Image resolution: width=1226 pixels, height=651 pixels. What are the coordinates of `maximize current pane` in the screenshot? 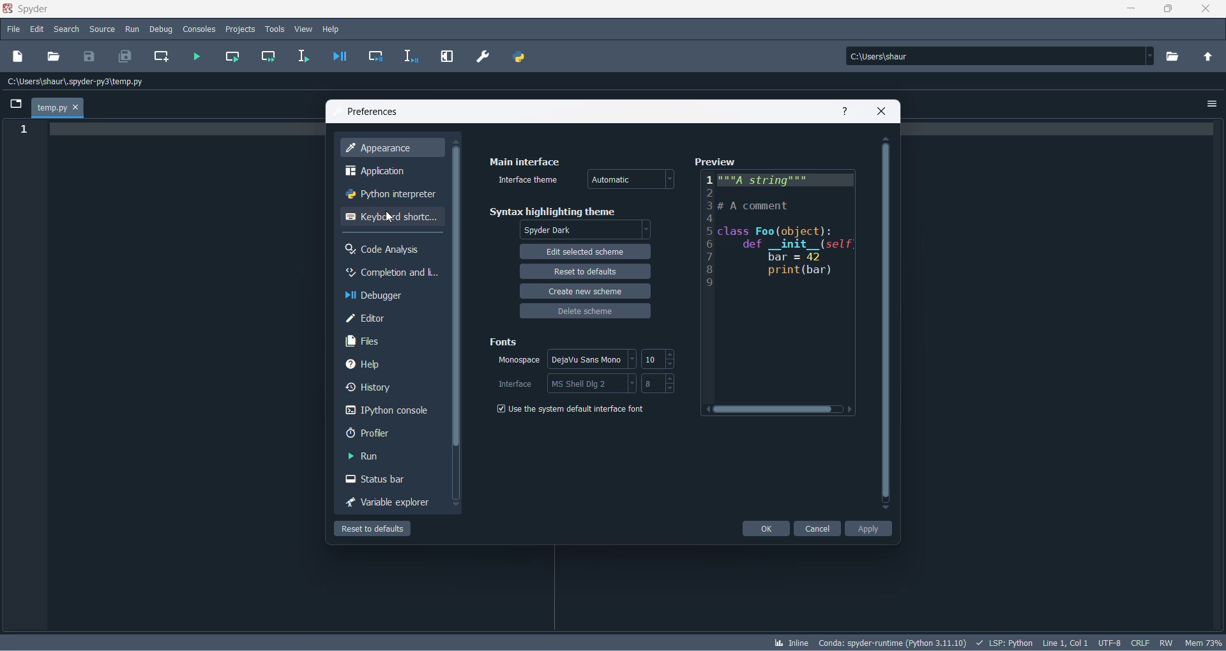 It's located at (448, 57).